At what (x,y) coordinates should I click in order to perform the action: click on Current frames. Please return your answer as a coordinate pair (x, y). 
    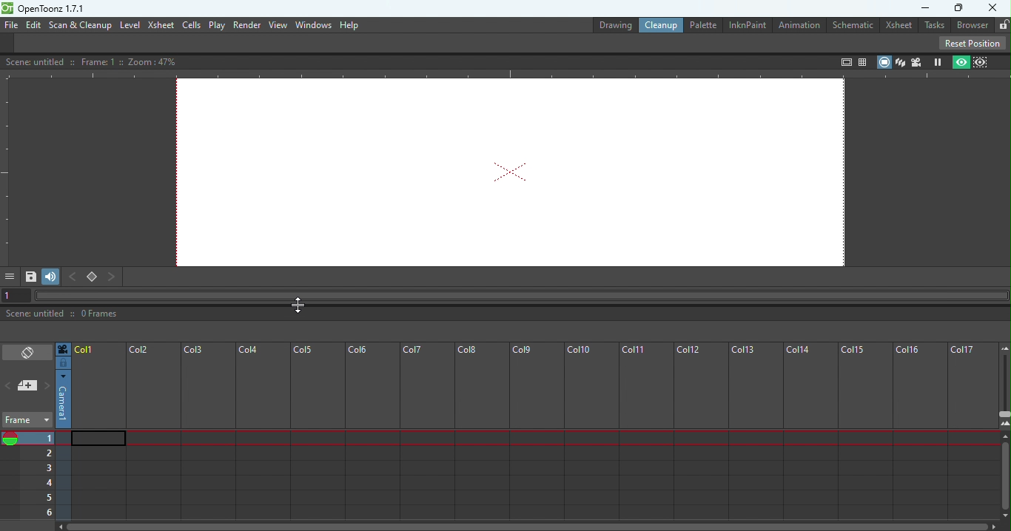
    Looking at the image, I should click on (28, 480).